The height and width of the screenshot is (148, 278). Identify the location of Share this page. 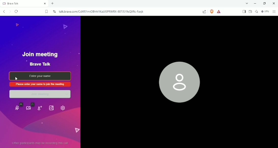
(204, 11).